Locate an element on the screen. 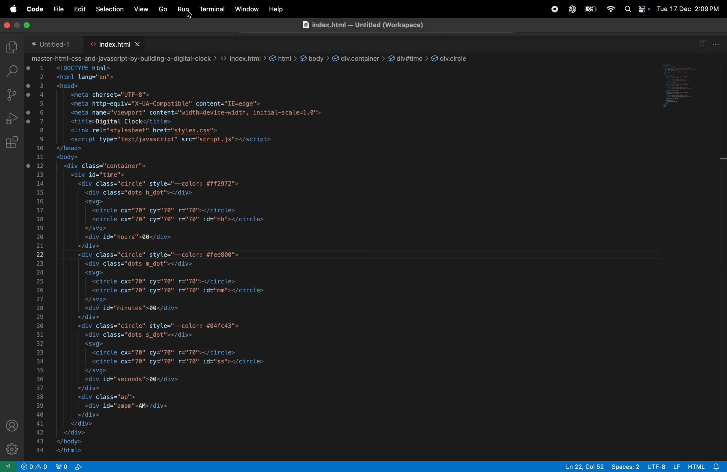  wifi is located at coordinates (609, 9).